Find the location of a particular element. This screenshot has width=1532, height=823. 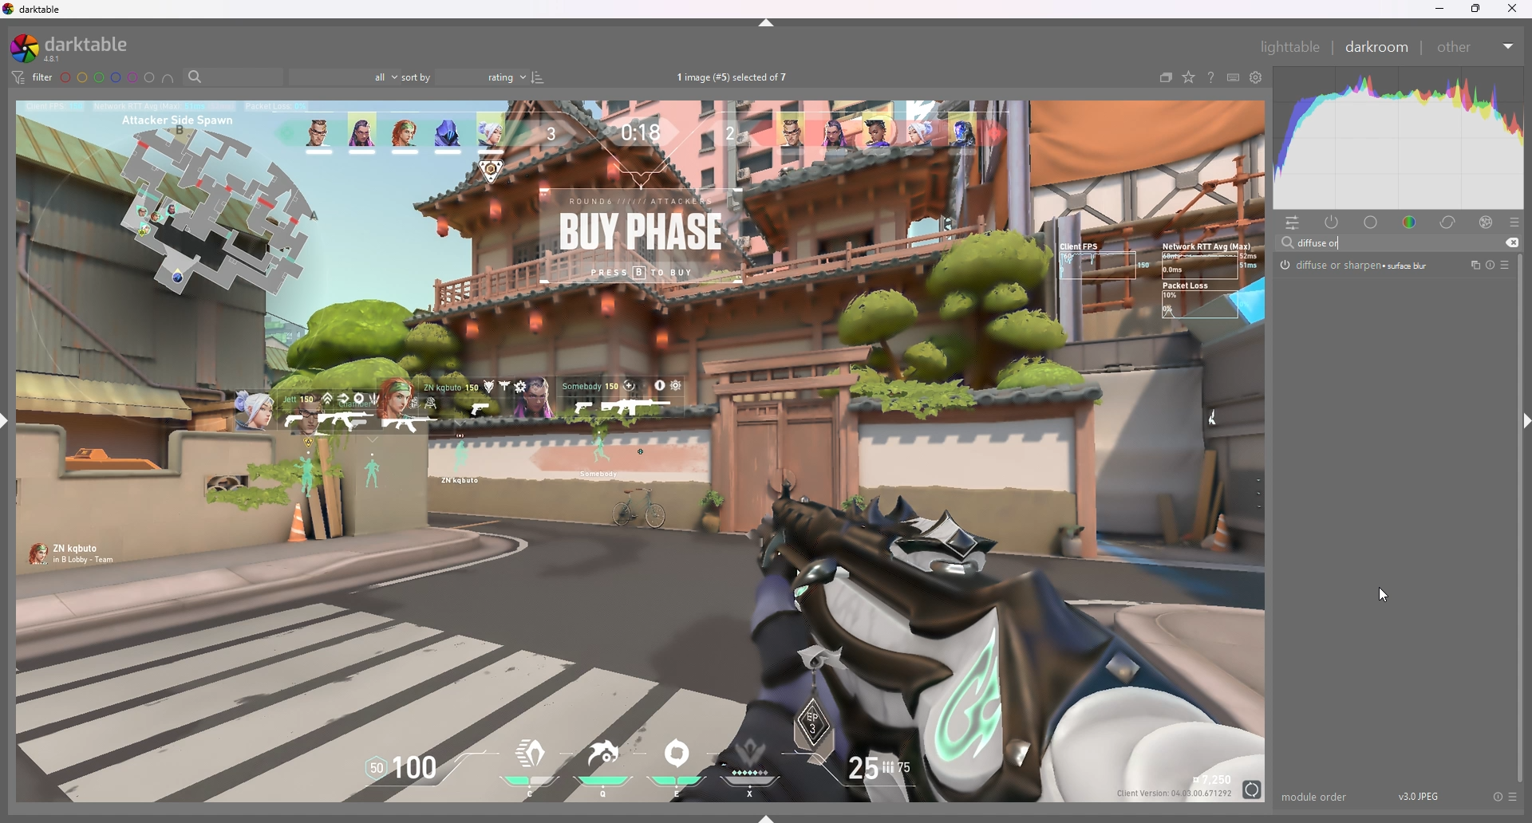

hide is located at coordinates (768, 22).